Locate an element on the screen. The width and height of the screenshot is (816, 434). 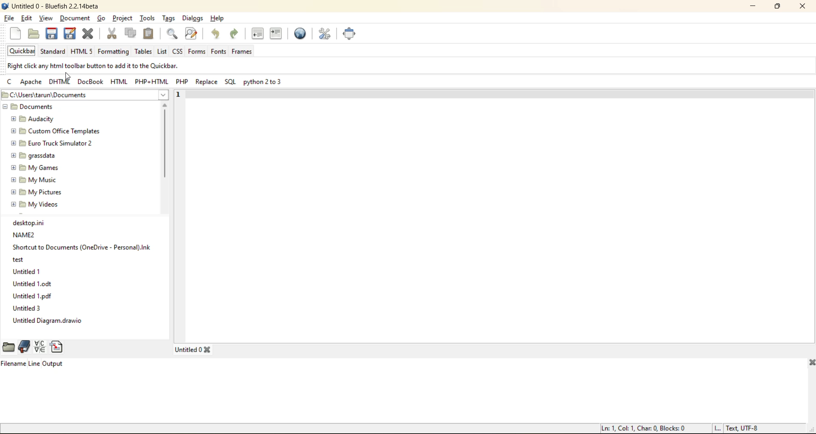
html 5 is located at coordinates (81, 51).